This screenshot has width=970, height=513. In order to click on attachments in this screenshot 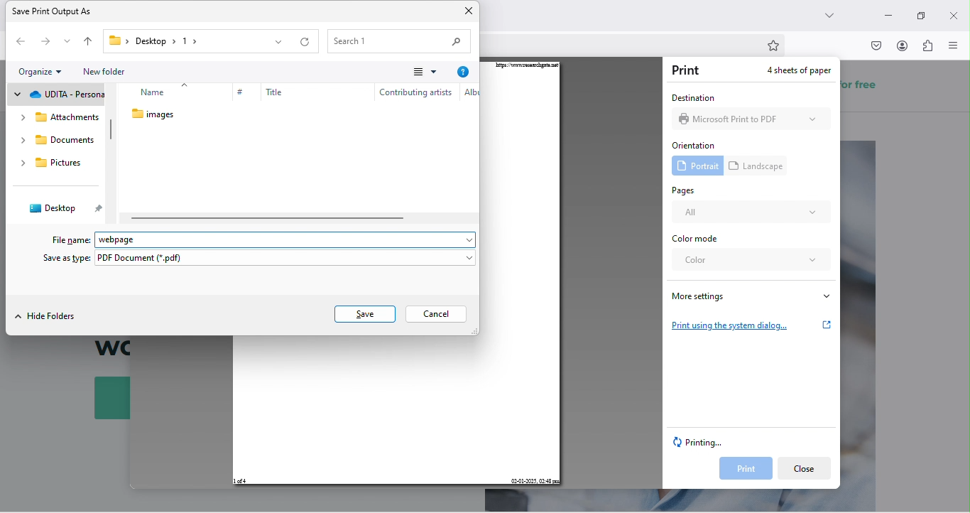, I will do `click(55, 141)`.